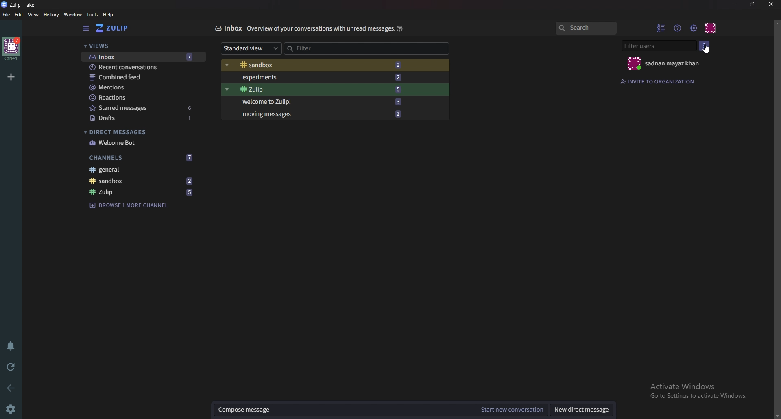 The height and width of the screenshot is (419, 781). What do you see at coordinates (92, 15) in the screenshot?
I see `Tools` at bounding box center [92, 15].